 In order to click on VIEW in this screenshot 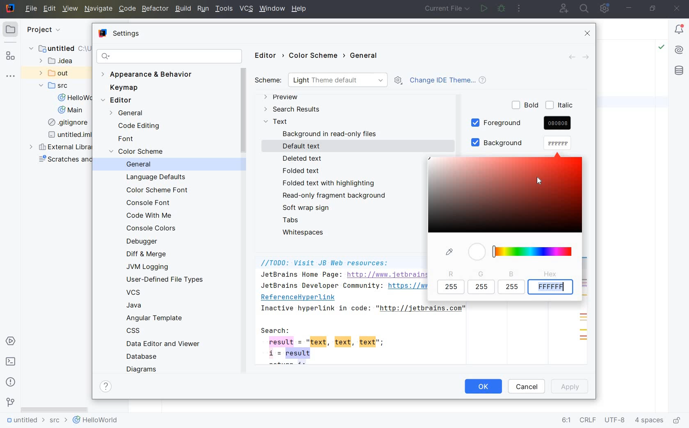, I will do `click(71, 9)`.